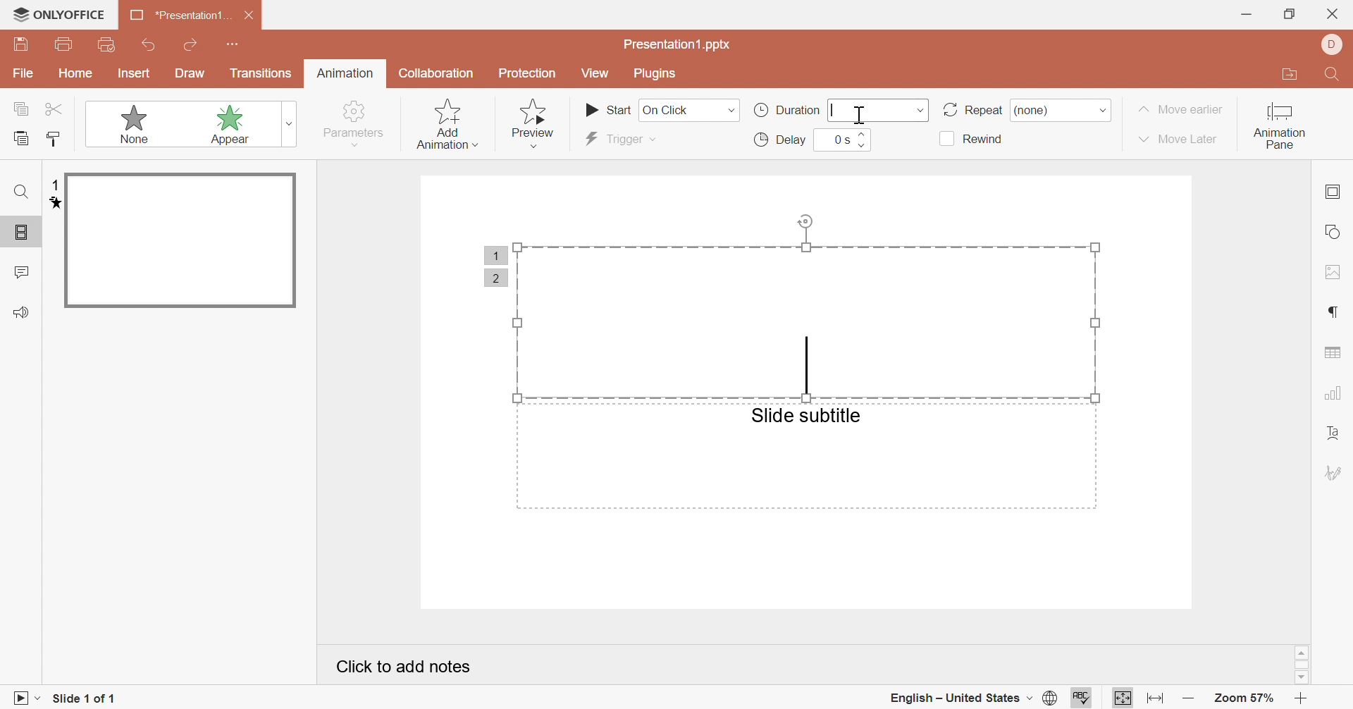 This screenshot has width=1353, height=709. Describe the element at coordinates (54, 185) in the screenshot. I see `1` at that location.